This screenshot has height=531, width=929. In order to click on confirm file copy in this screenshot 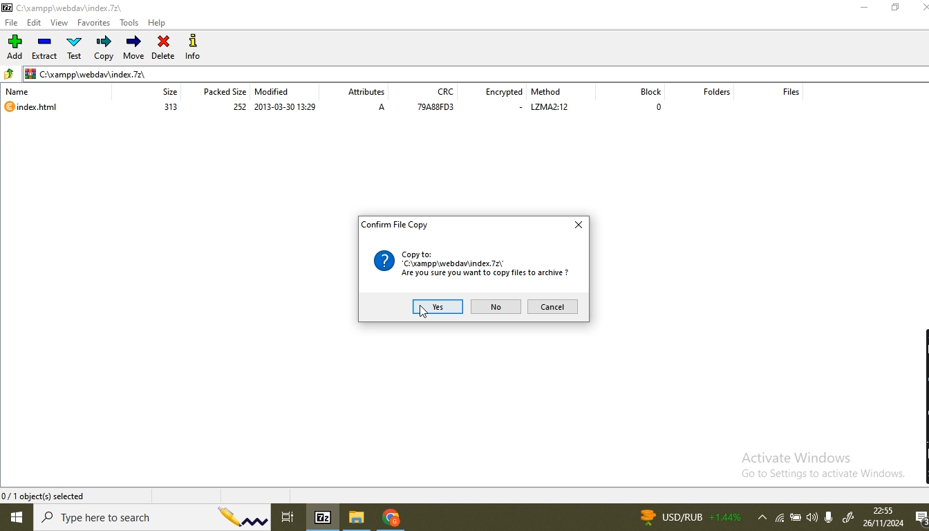, I will do `click(396, 228)`.